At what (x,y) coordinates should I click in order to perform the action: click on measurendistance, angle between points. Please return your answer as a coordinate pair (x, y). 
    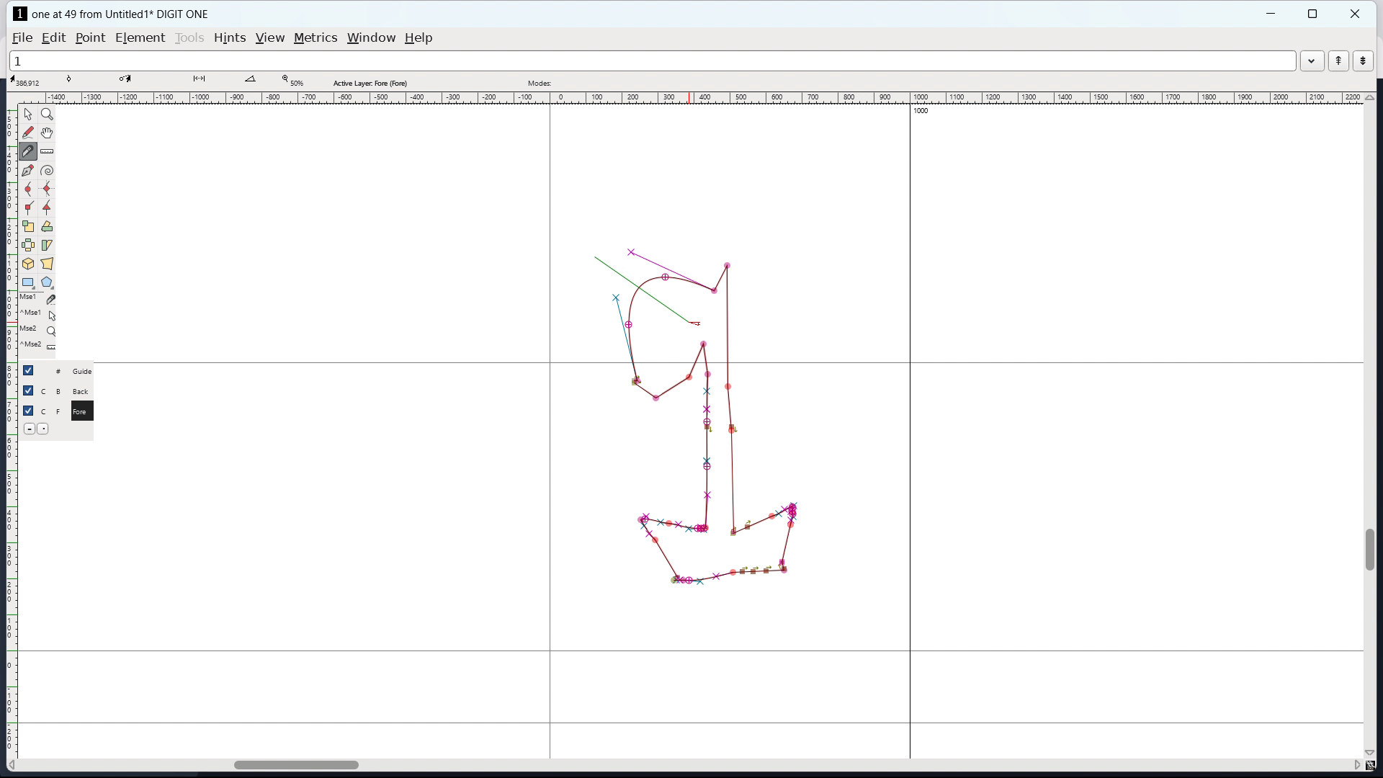
    Looking at the image, I should click on (50, 151).